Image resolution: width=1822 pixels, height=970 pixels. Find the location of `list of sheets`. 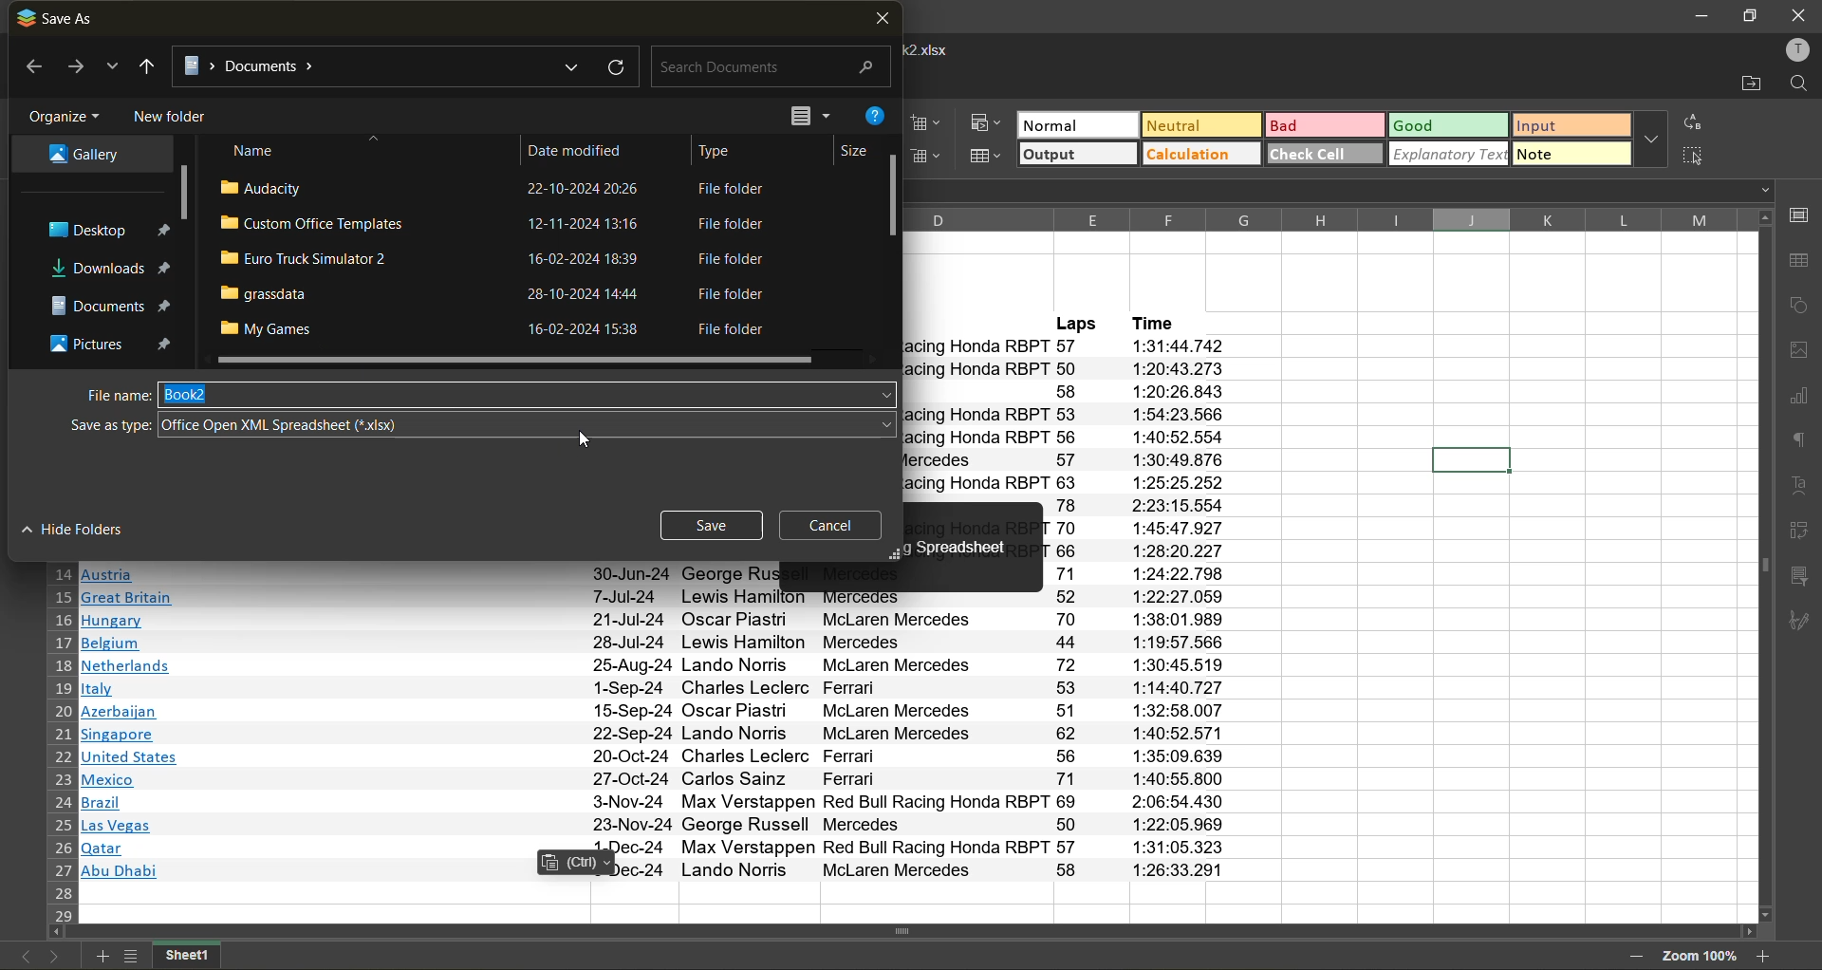

list of sheets is located at coordinates (129, 957).